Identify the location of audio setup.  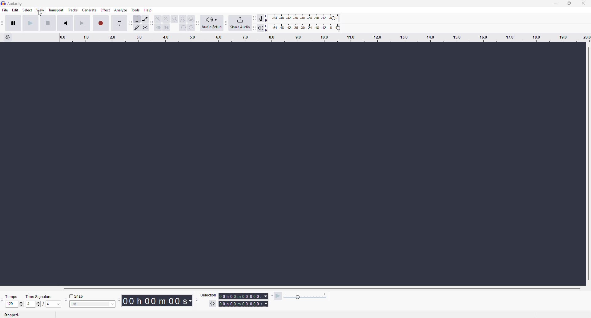
(212, 23).